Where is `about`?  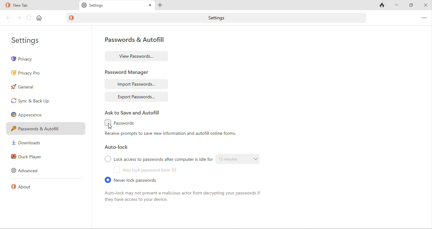
about is located at coordinates (27, 189).